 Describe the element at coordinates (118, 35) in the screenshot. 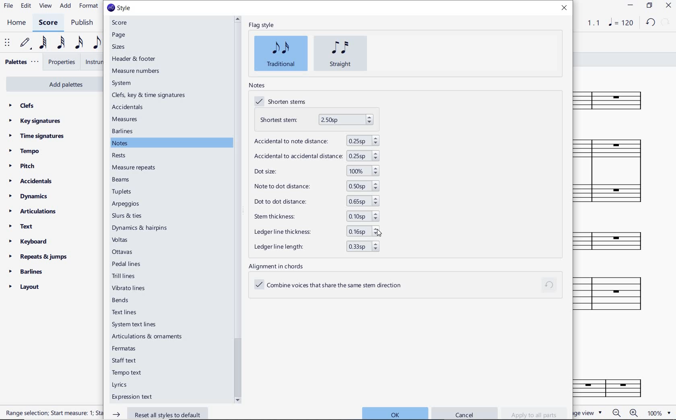

I see `page` at that location.